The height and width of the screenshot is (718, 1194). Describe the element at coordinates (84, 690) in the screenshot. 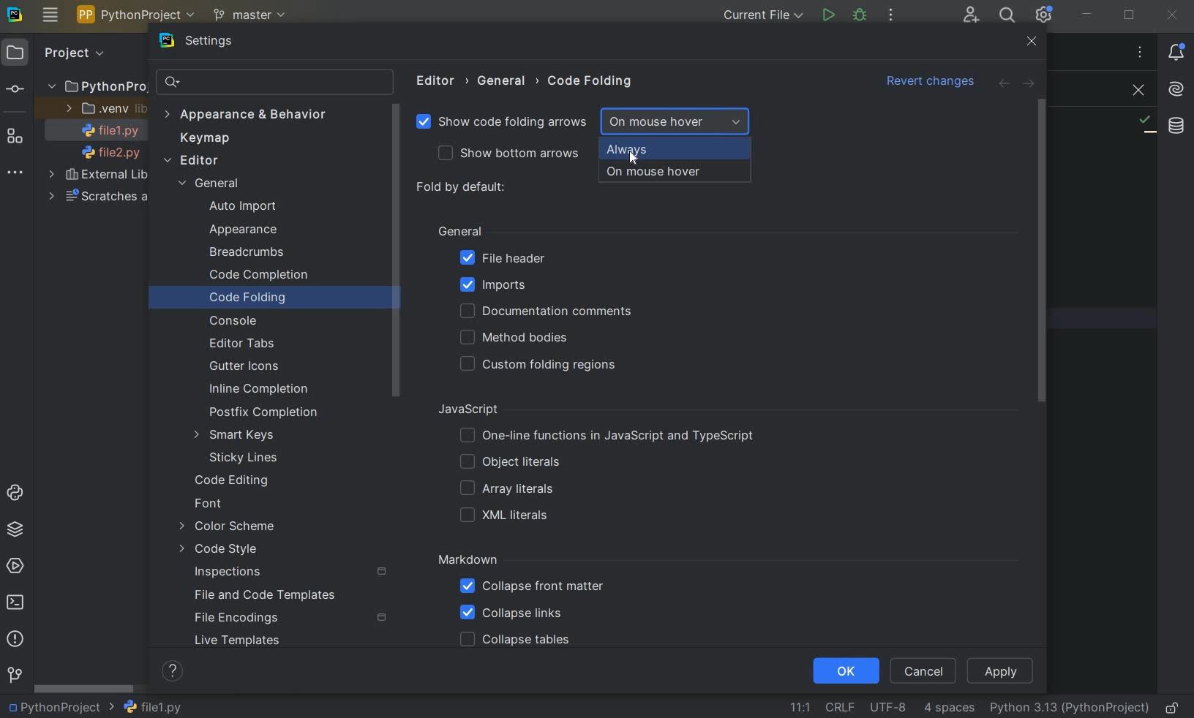

I see `SCROLLBAR` at that location.